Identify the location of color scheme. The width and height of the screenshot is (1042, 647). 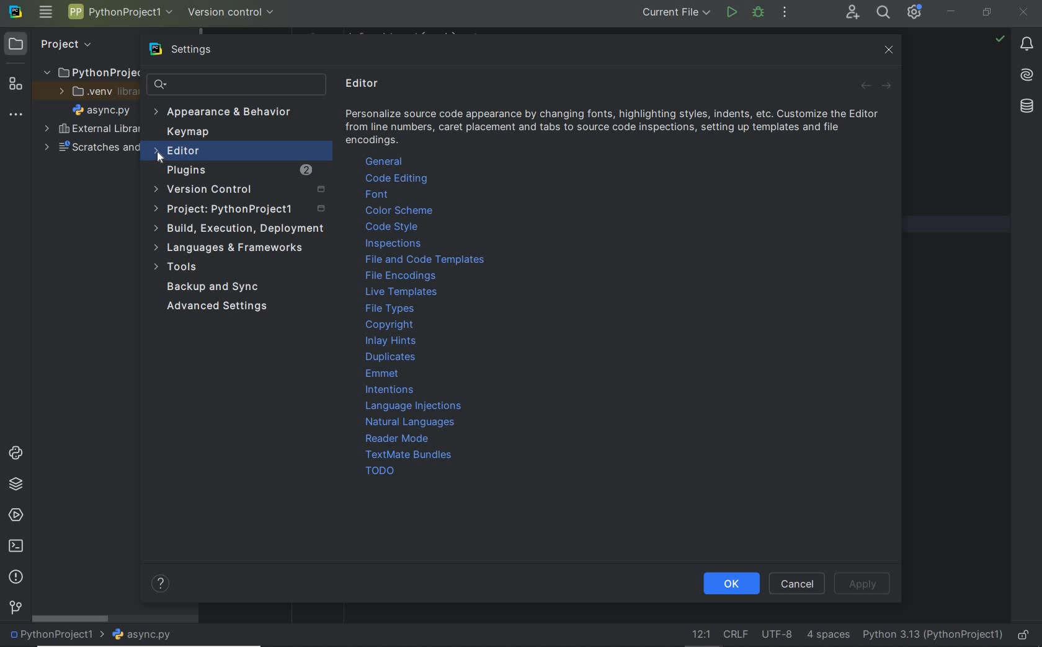
(401, 211).